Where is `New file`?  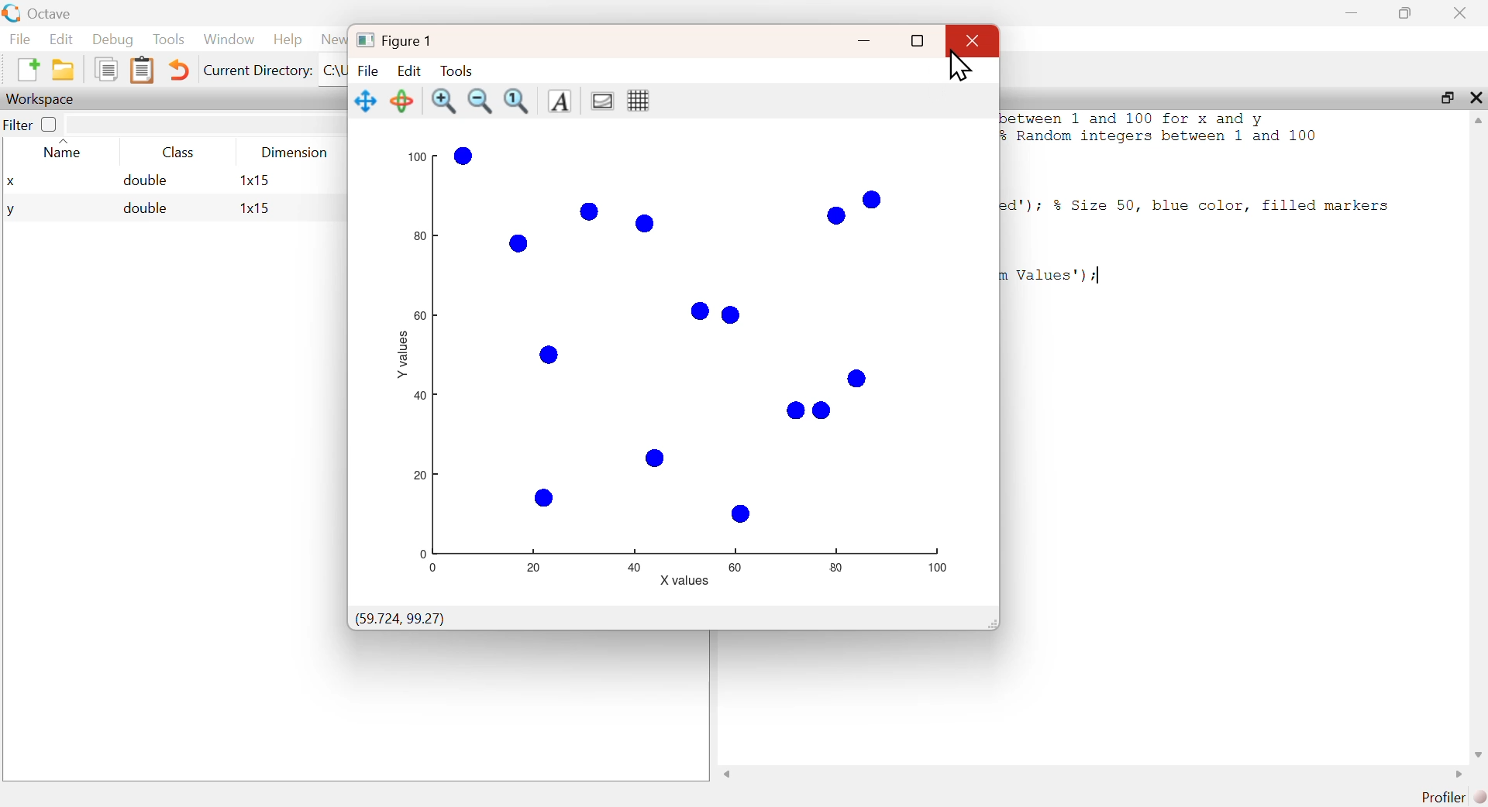 New file is located at coordinates (26, 69).